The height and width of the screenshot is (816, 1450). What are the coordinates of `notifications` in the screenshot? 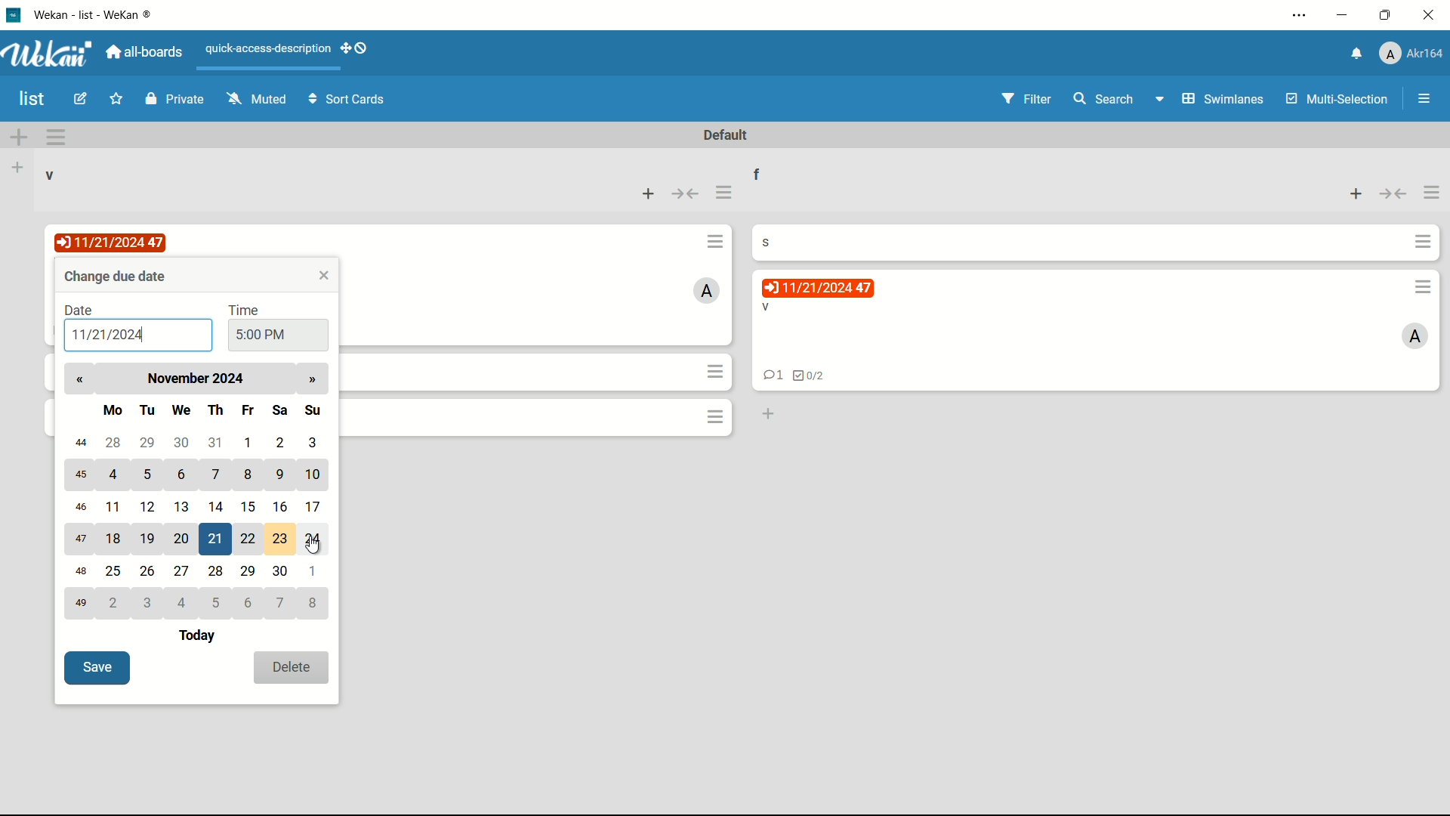 It's located at (1357, 54).